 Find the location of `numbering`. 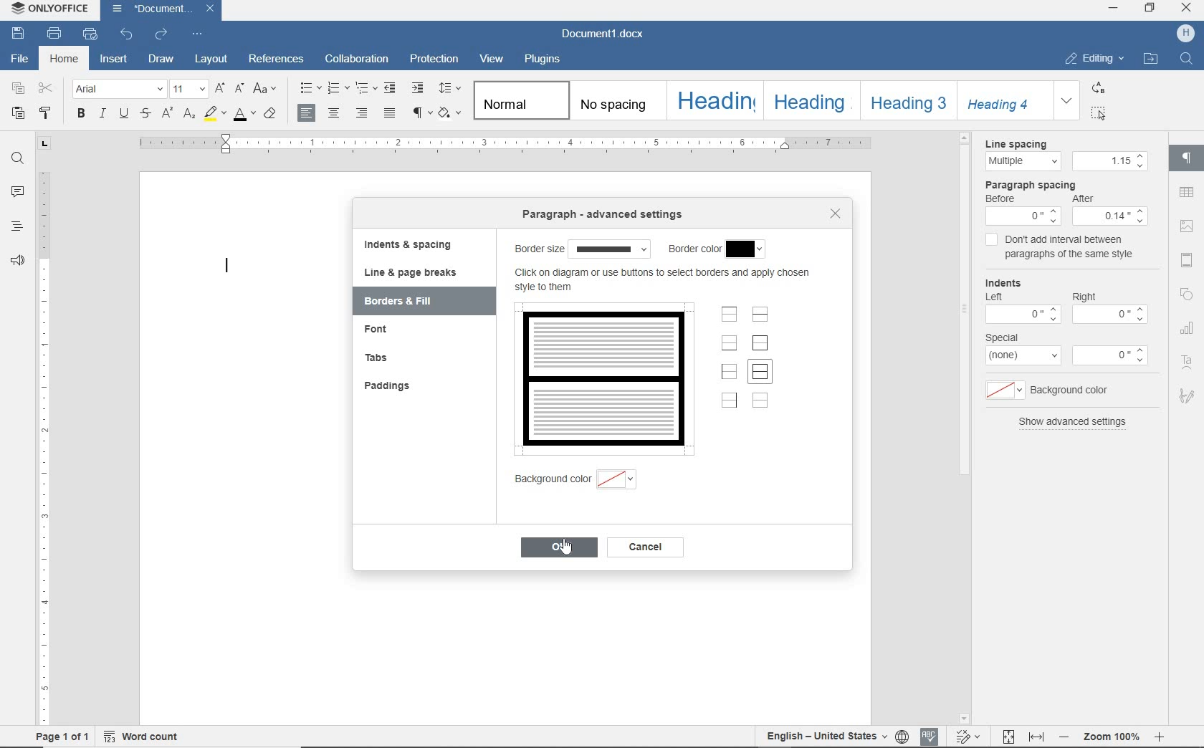

numbering is located at coordinates (338, 89).